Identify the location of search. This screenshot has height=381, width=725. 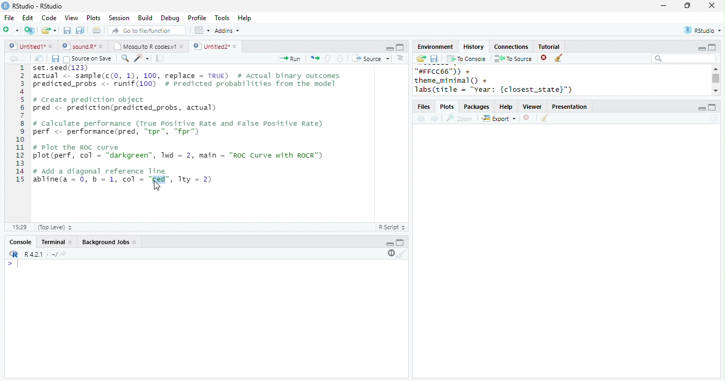
(125, 58).